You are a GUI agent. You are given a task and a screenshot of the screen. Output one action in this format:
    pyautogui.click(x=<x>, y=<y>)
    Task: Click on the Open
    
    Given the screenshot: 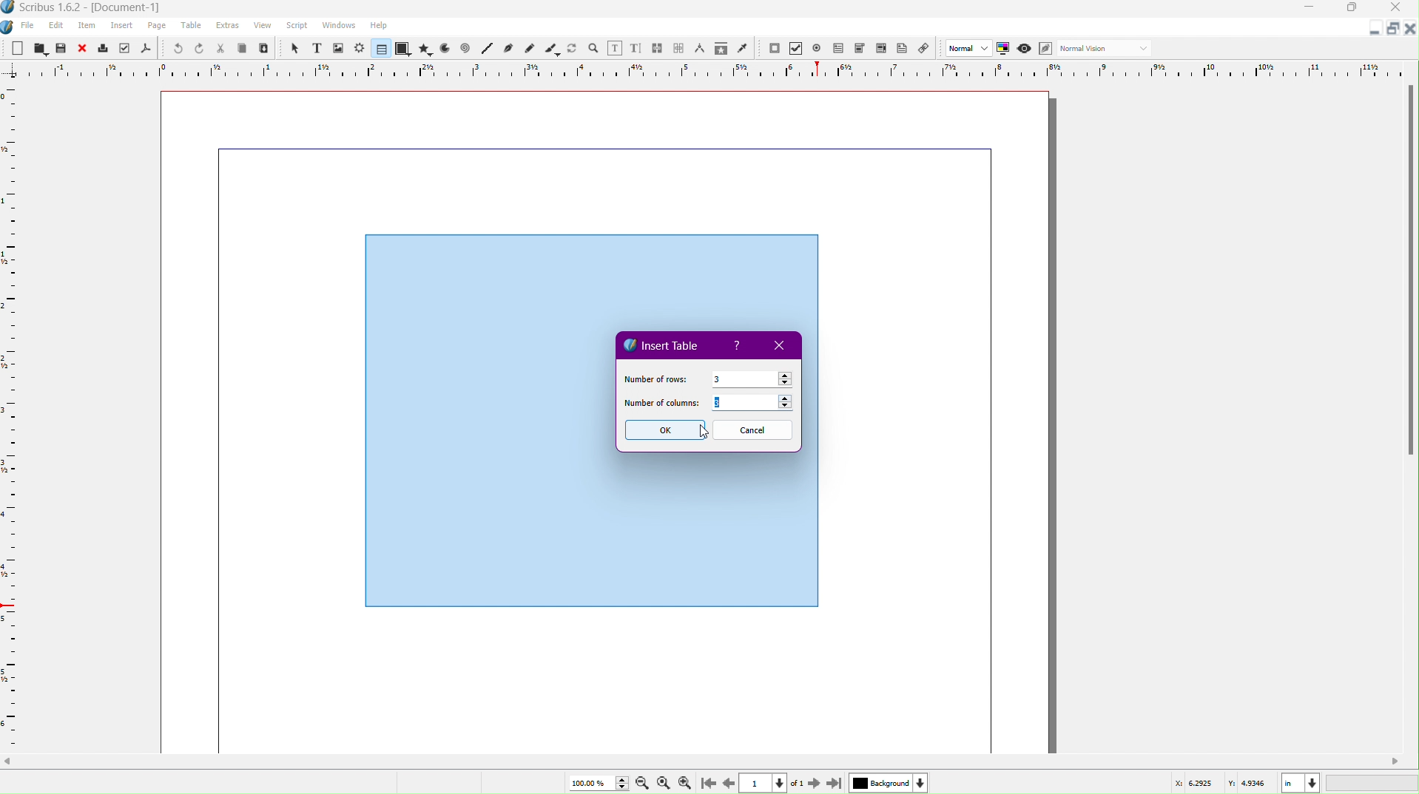 What is the action you would take?
    pyautogui.click(x=40, y=47)
    